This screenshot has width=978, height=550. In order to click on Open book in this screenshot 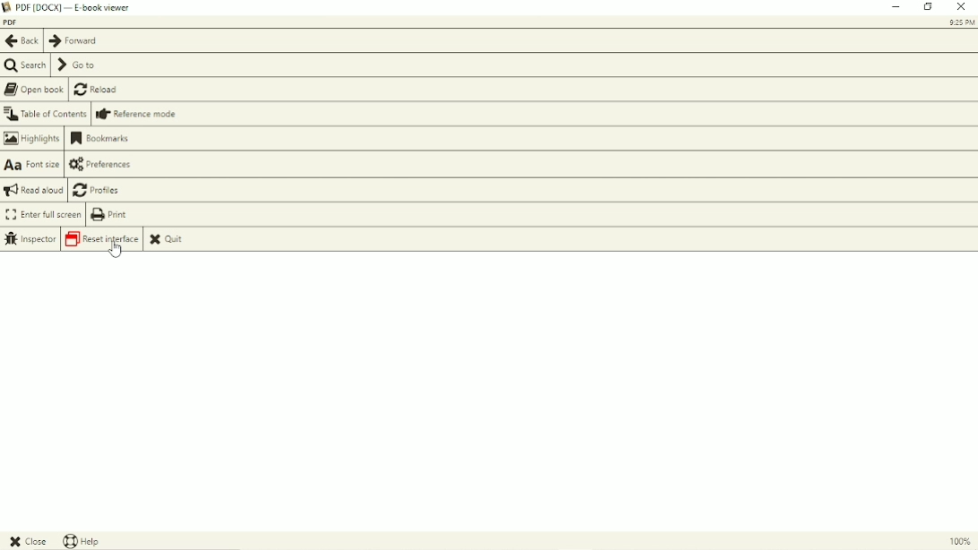, I will do `click(34, 90)`.